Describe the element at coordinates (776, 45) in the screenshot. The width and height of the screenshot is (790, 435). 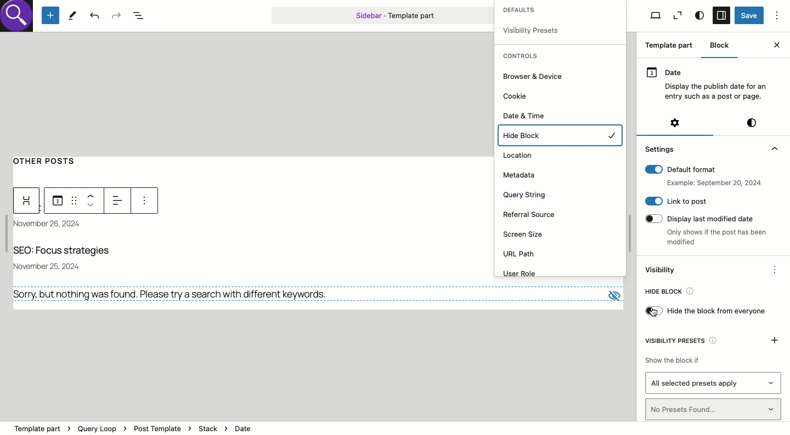
I see `Close` at that location.